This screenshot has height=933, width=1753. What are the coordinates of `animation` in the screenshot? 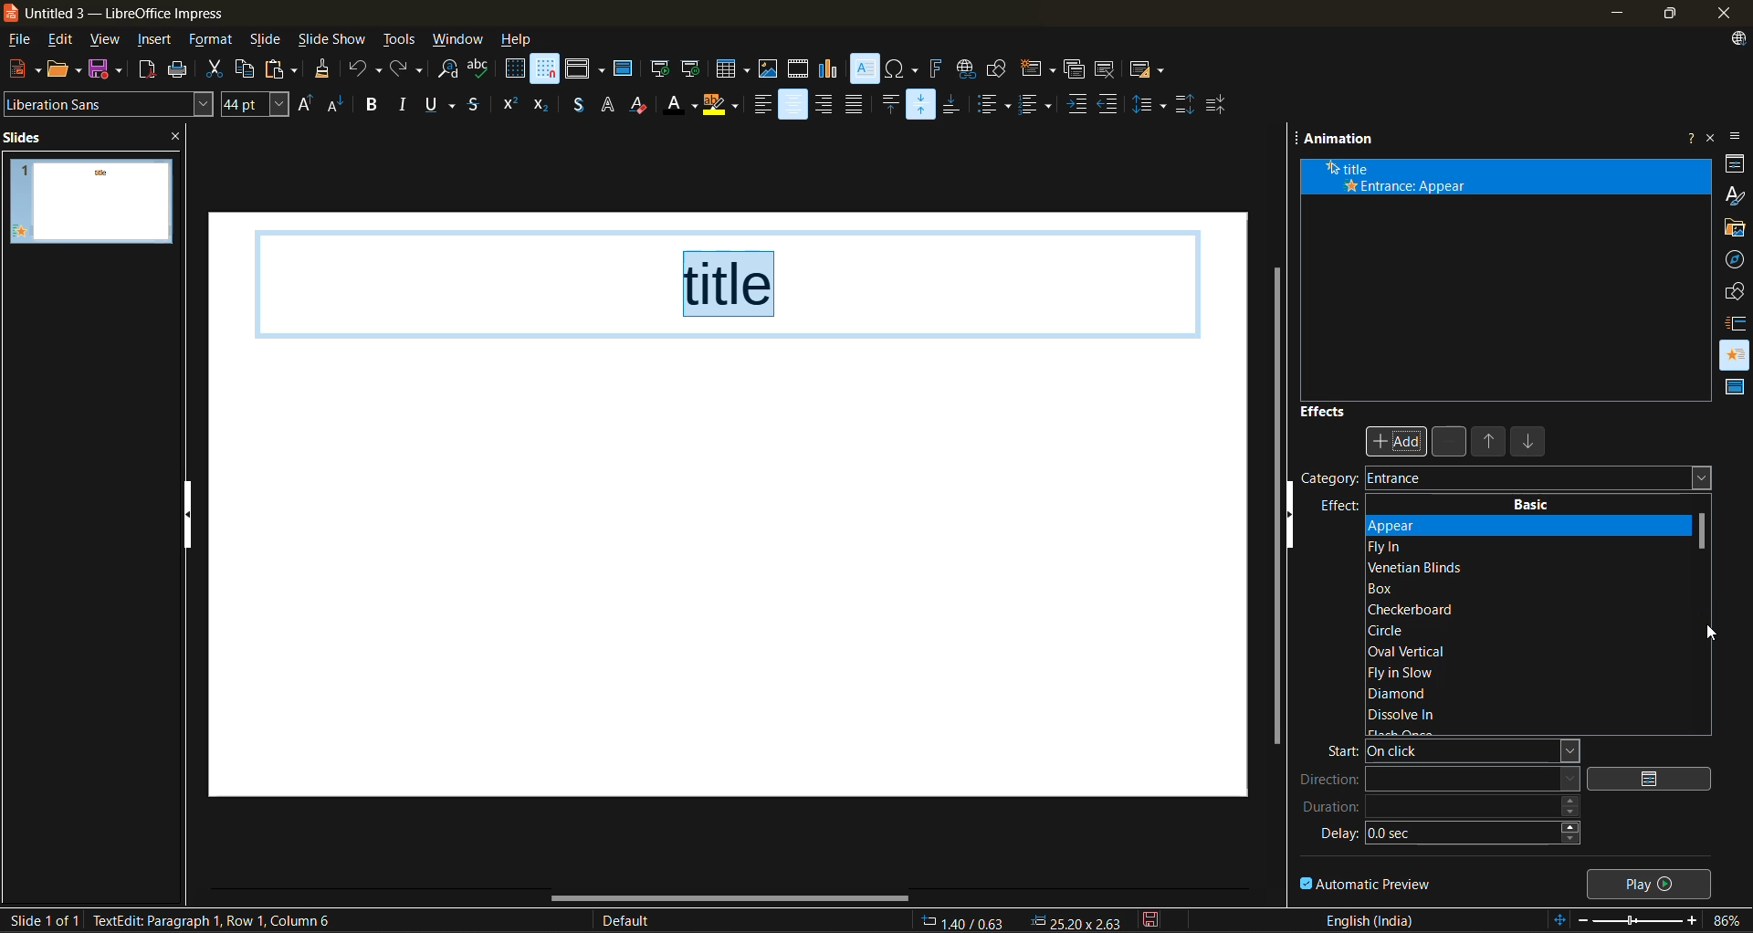 It's located at (1341, 142).